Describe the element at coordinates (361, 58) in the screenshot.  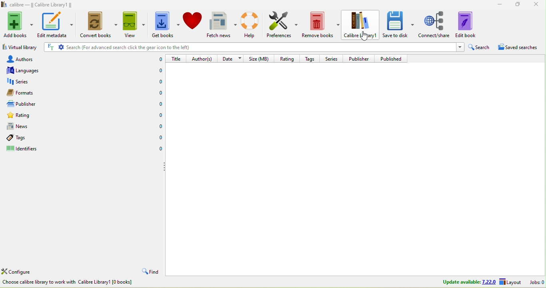
I see `publisher` at that location.